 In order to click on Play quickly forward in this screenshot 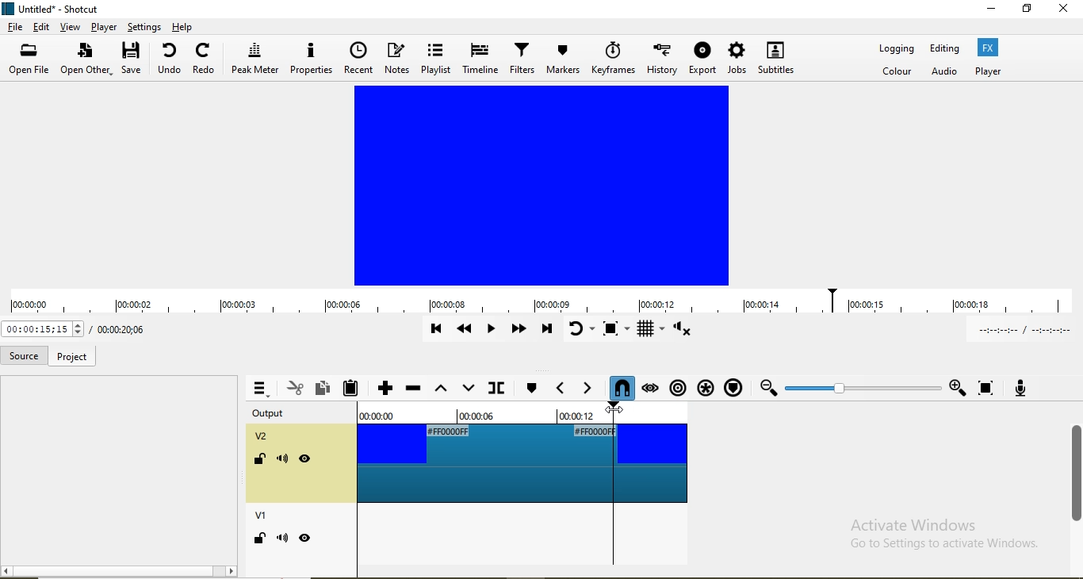, I will do `click(518, 332)`.